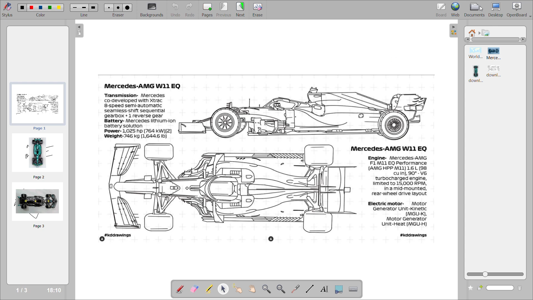 This screenshot has height=300, width=533. I want to click on add to favourites, so click(471, 287).